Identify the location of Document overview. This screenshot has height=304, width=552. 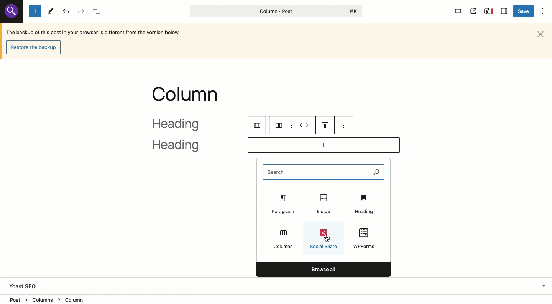
(98, 12).